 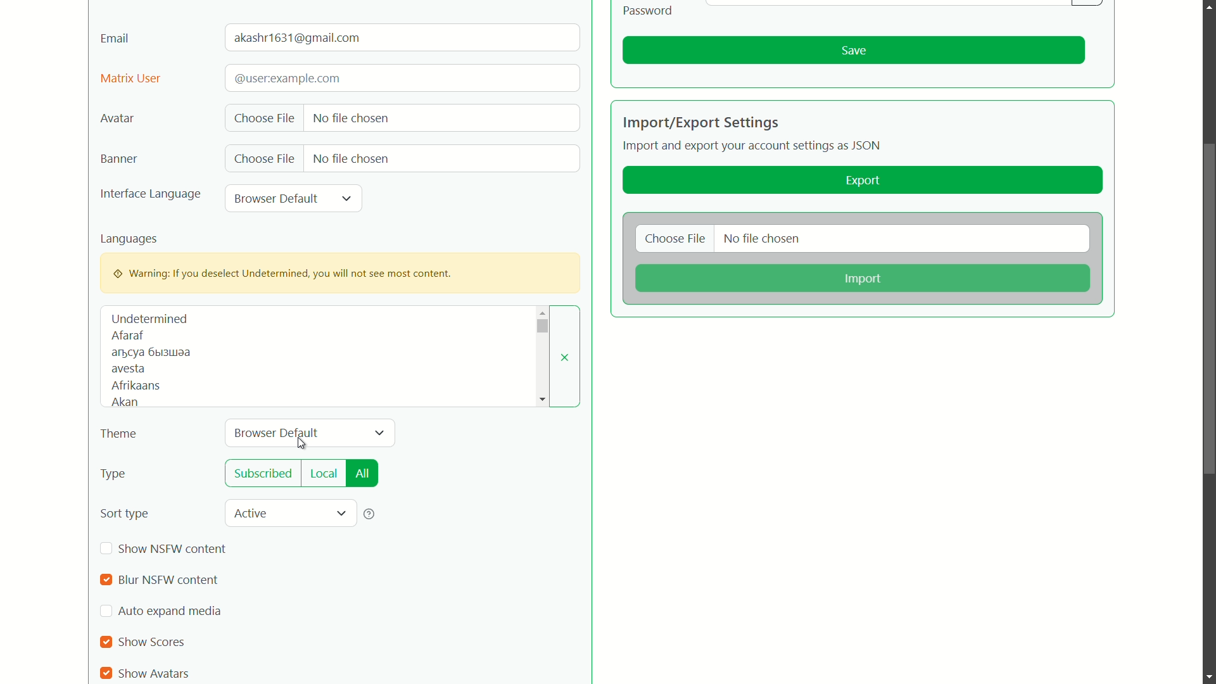 I want to click on avesta, so click(x=128, y=370).